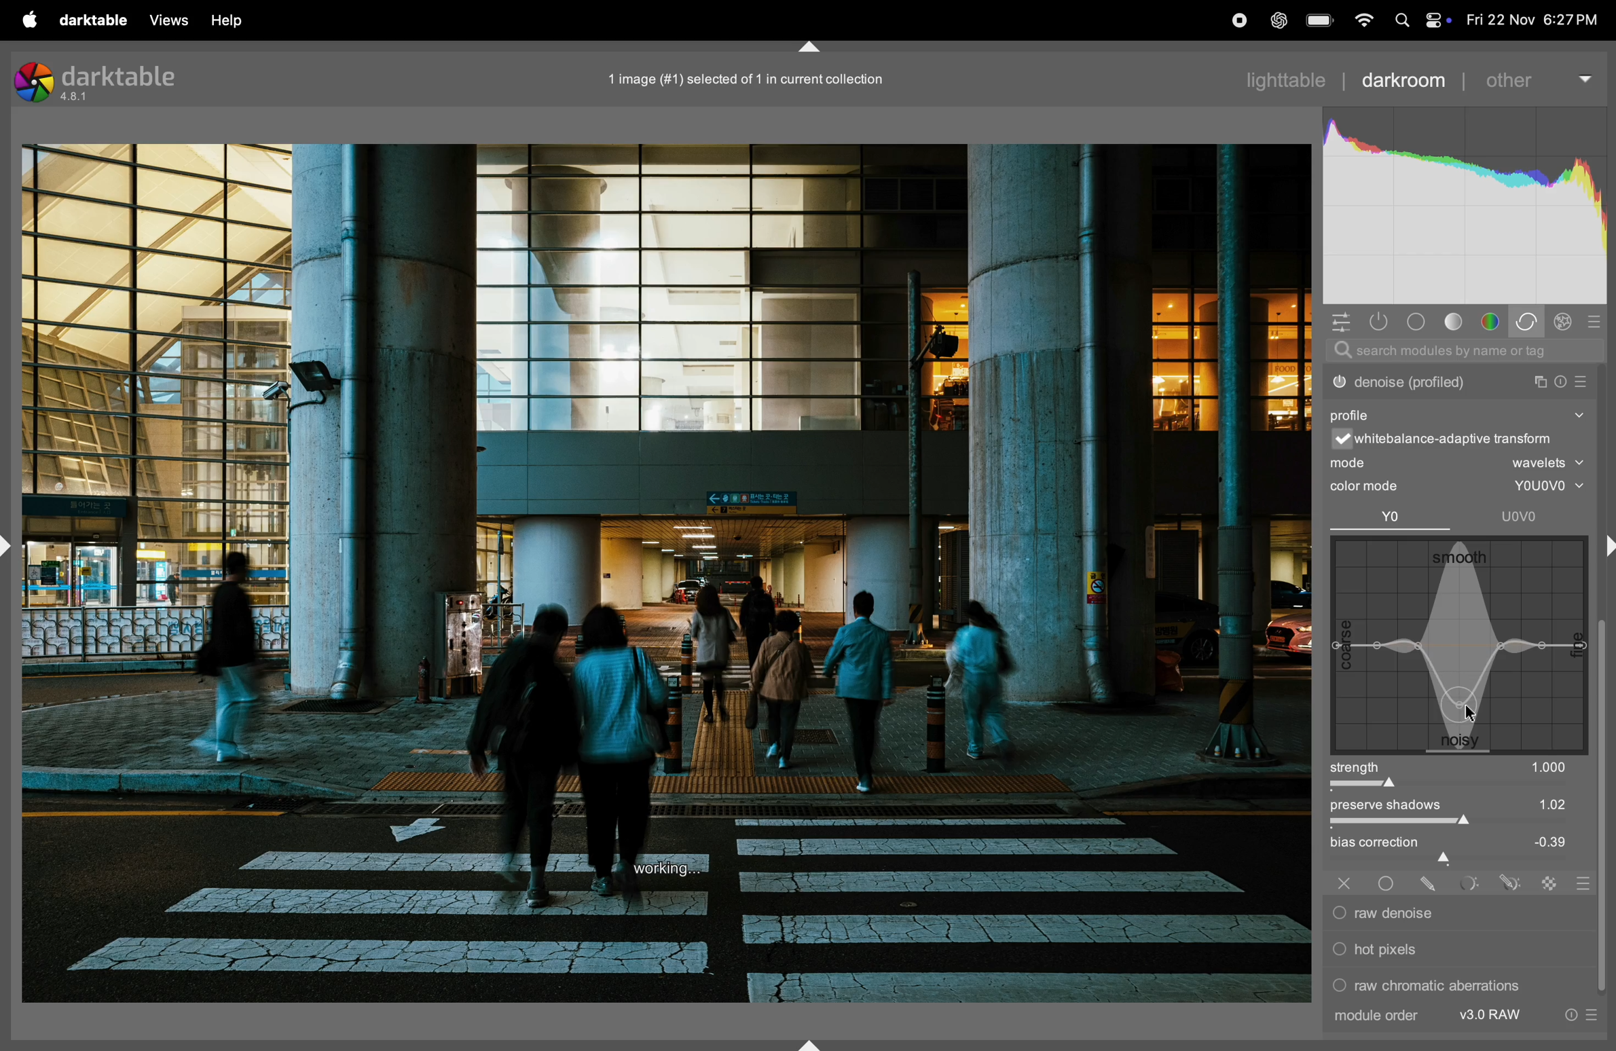 The width and height of the screenshot is (1616, 1051). I want to click on shift+ctrl+b, so click(811, 1044).